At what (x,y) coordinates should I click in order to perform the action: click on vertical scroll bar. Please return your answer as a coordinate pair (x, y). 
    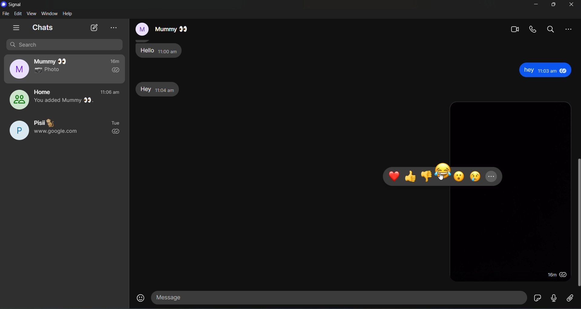
    Looking at the image, I should click on (577, 223).